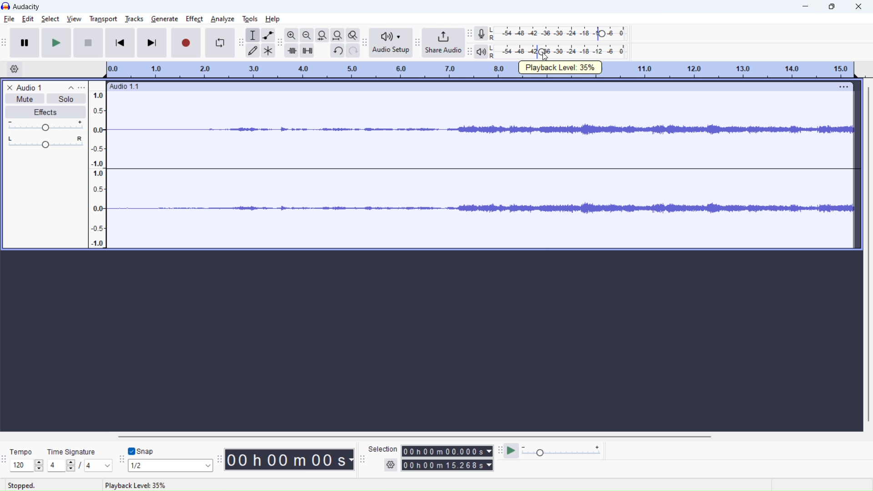  Describe the element at coordinates (382, 449) in the screenshot. I see `selection` at that location.